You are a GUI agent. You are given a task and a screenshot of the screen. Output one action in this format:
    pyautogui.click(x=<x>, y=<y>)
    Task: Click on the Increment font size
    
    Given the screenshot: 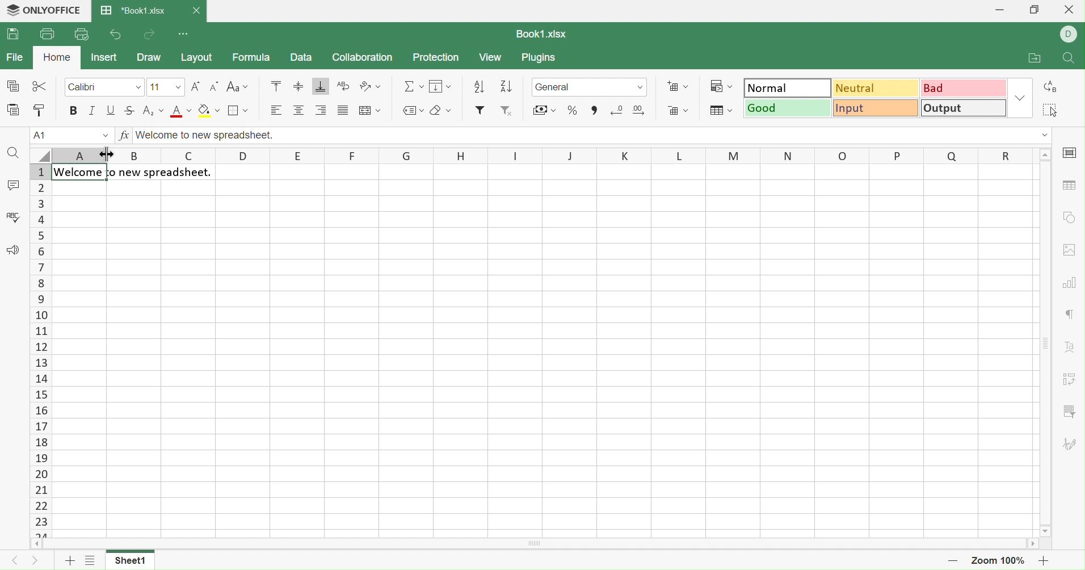 What is the action you would take?
    pyautogui.click(x=195, y=86)
    